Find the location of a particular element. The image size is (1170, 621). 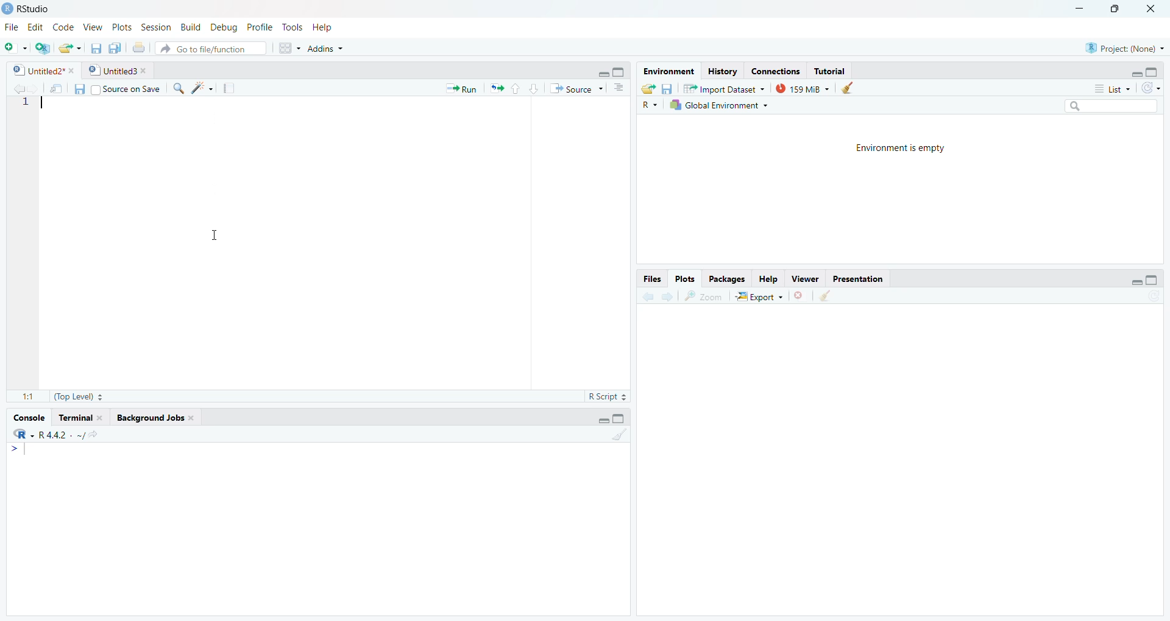

Global Environment  is located at coordinates (720, 105).